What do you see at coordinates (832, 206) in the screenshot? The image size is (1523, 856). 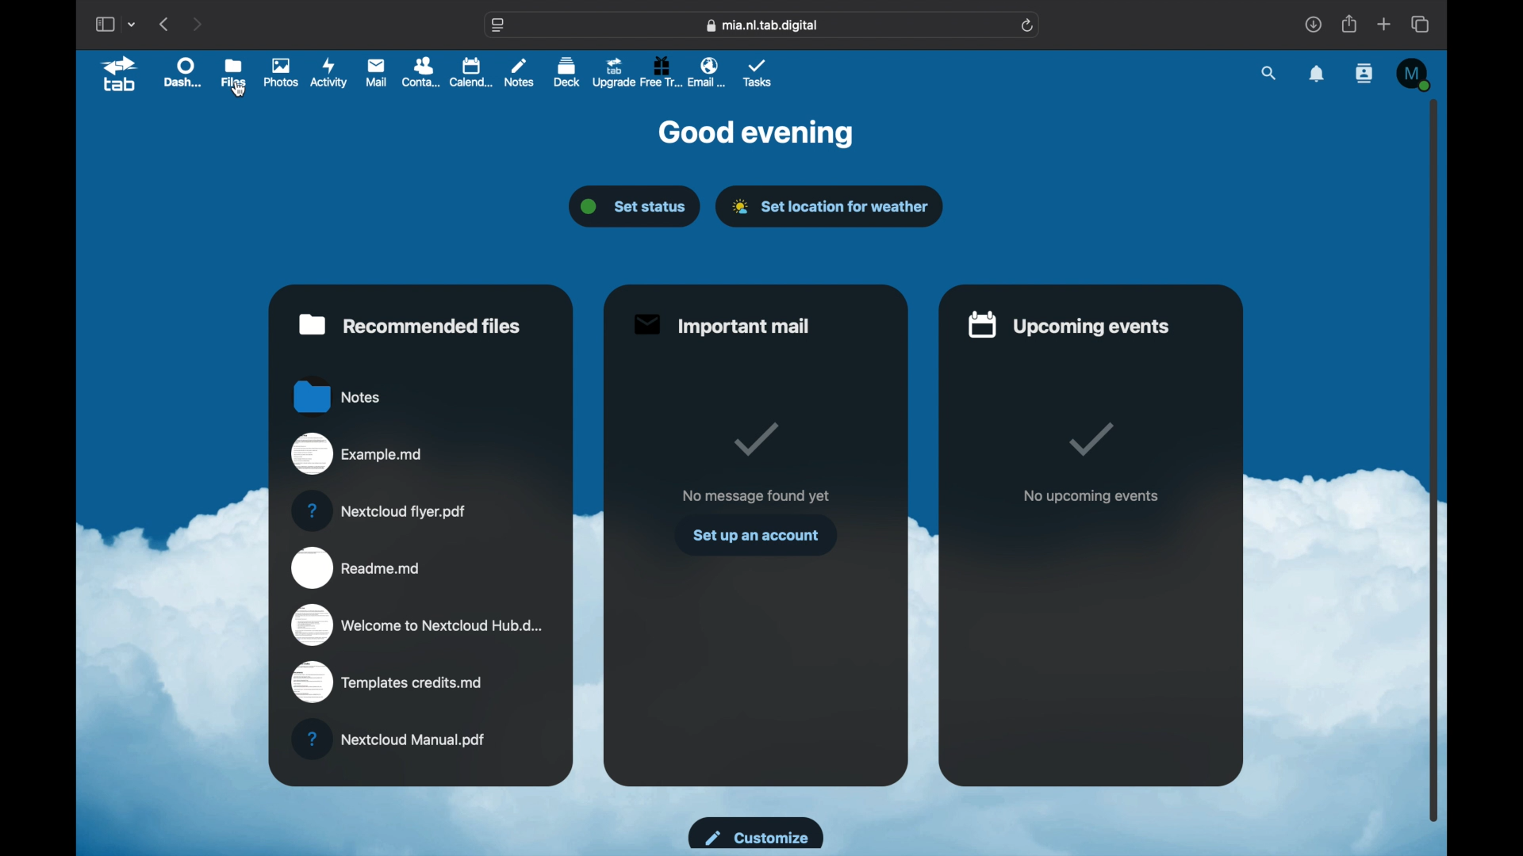 I see `set location for weather` at bounding box center [832, 206].